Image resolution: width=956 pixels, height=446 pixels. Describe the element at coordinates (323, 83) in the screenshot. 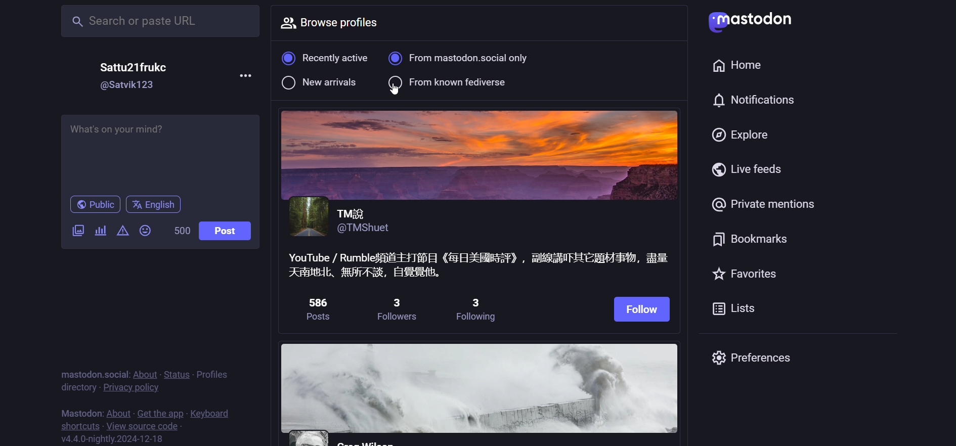

I see `new arrival` at that location.